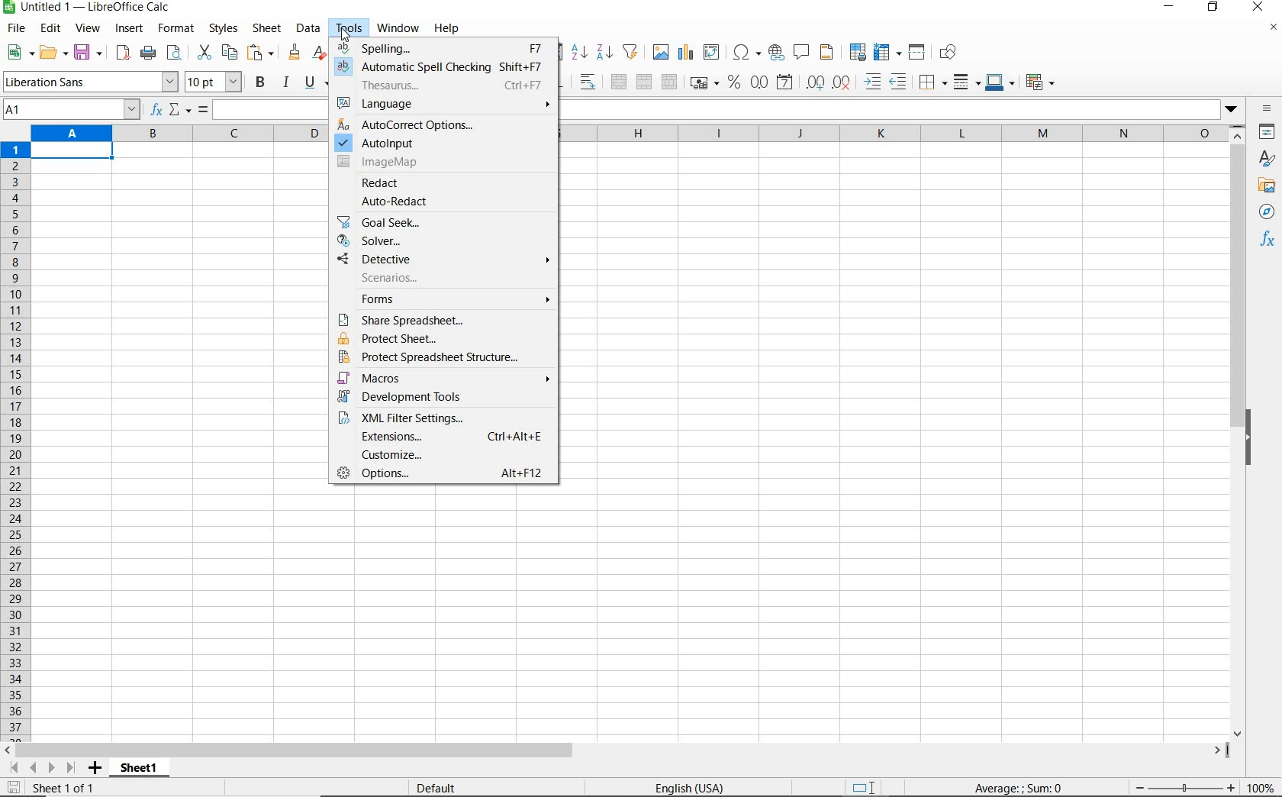  Describe the element at coordinates (155, 111) in the screenshot. I see `FUNCTION WIZARD` at that location.